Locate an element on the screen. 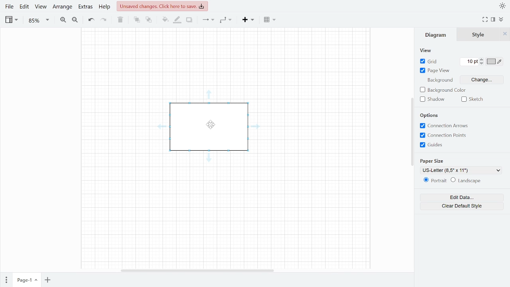 The height and width of the screenshot is (287, 510). Background is located at coordinates (440, 81).